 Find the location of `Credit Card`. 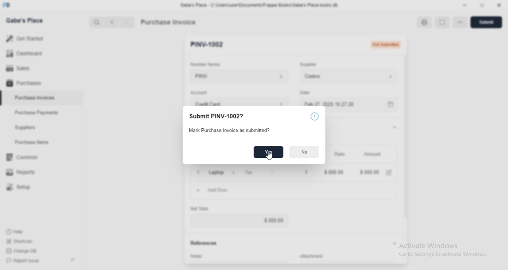

Credit Card is located at coordinates (239, 101).